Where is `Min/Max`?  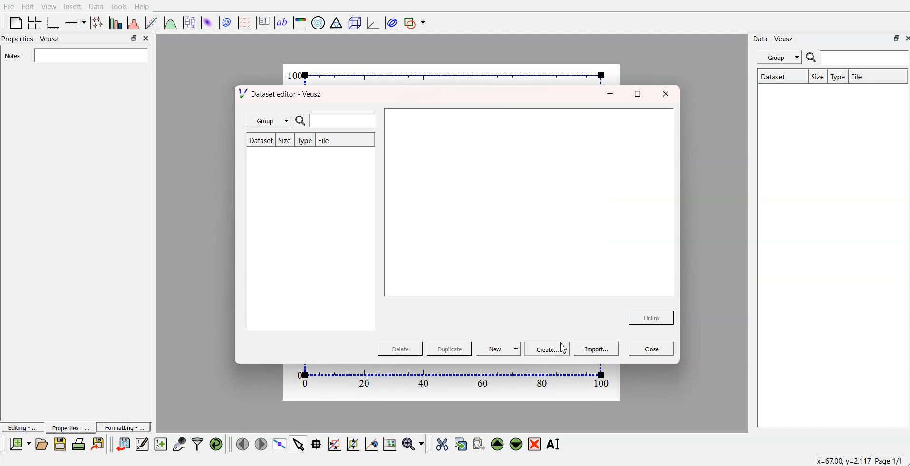 Min/Max is located at coordinates (895, 38).